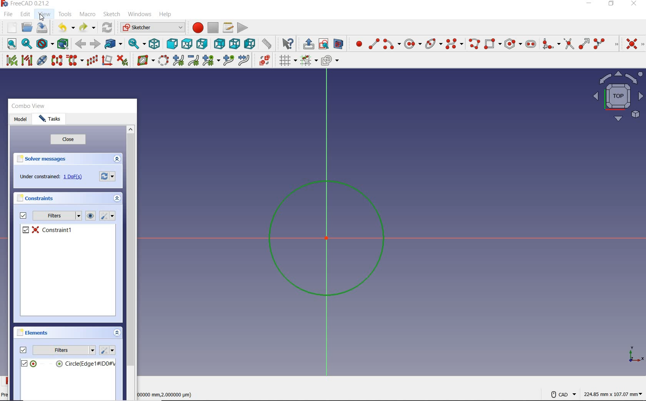  What do you see at coordinates (513, 43) in the screenshot?
I see `create regular polygon` at bounding box center [513, 43].